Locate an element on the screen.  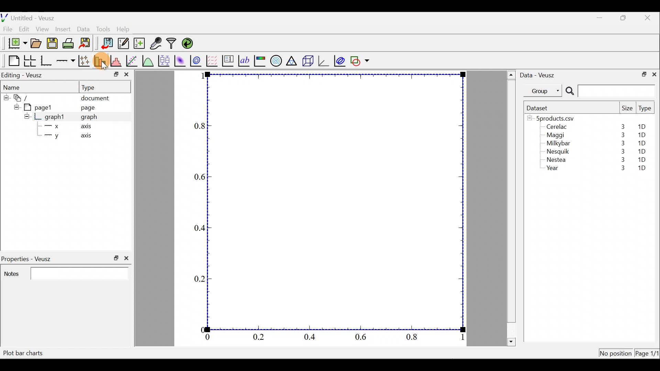
Nesquik is located at coordinates (557, 151).